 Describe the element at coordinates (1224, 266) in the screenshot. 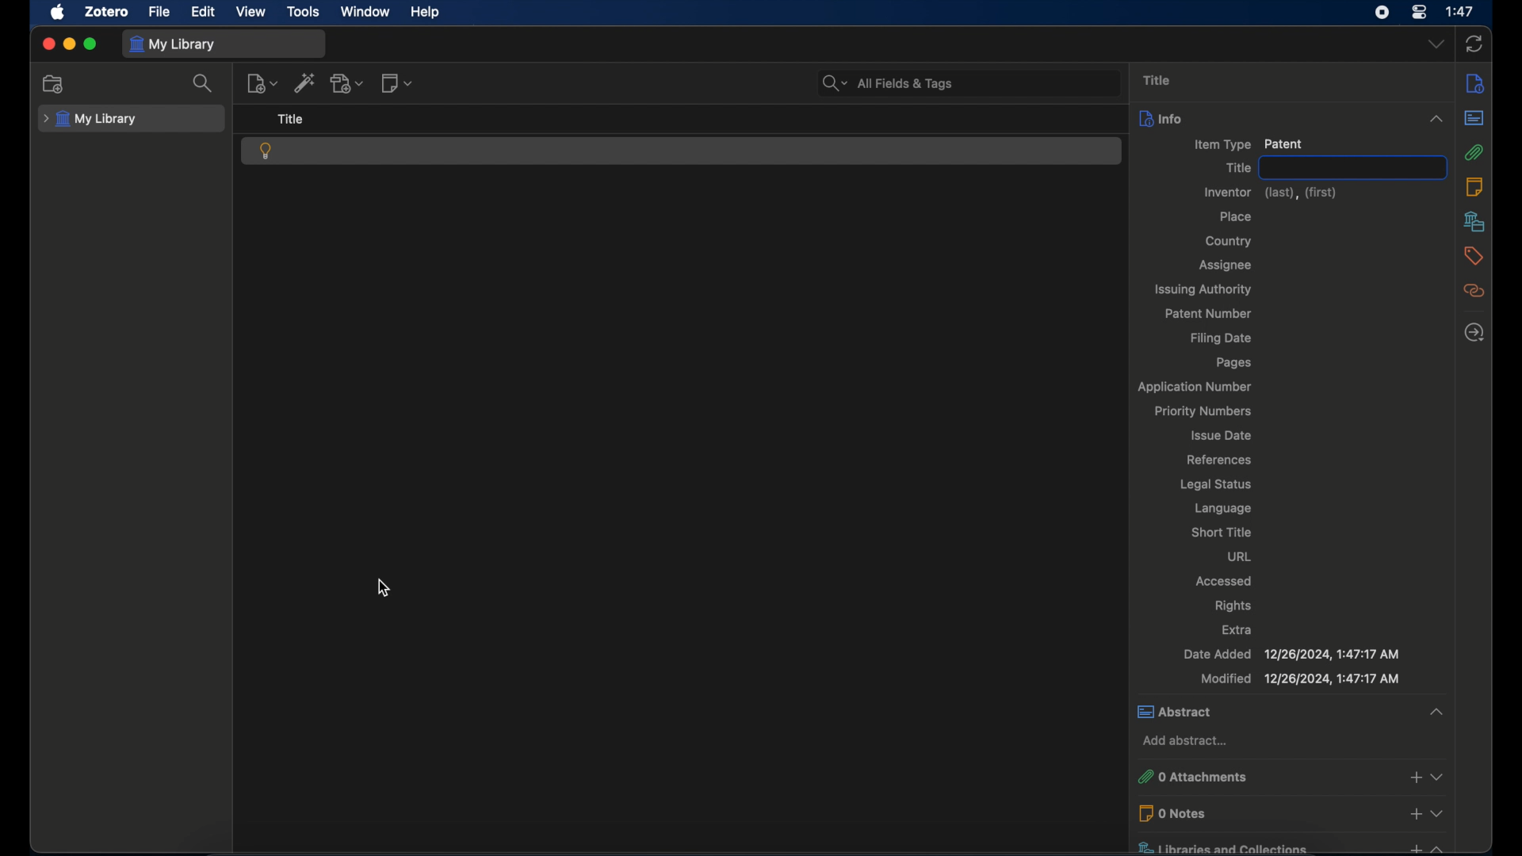

I see `assignee` at that location.